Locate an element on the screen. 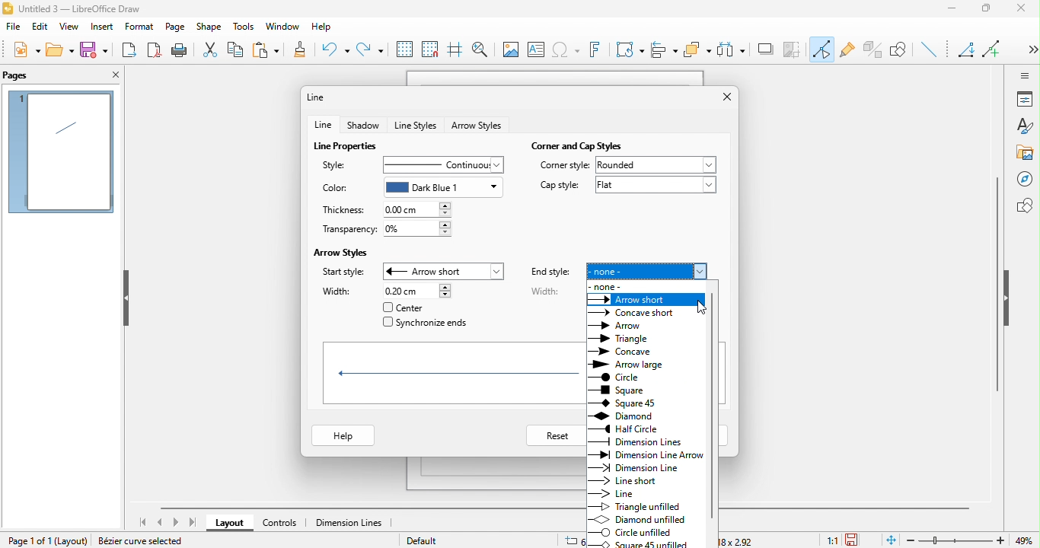  edit is located at coordinates (40, 29).